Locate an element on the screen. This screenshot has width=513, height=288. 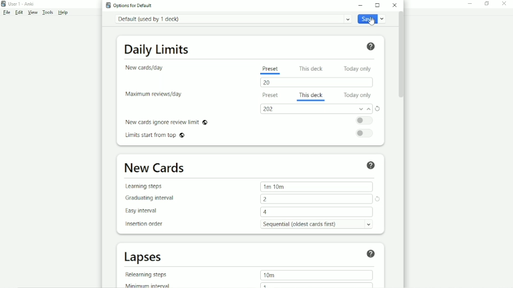
Tools is located at coordinates (48, 13).